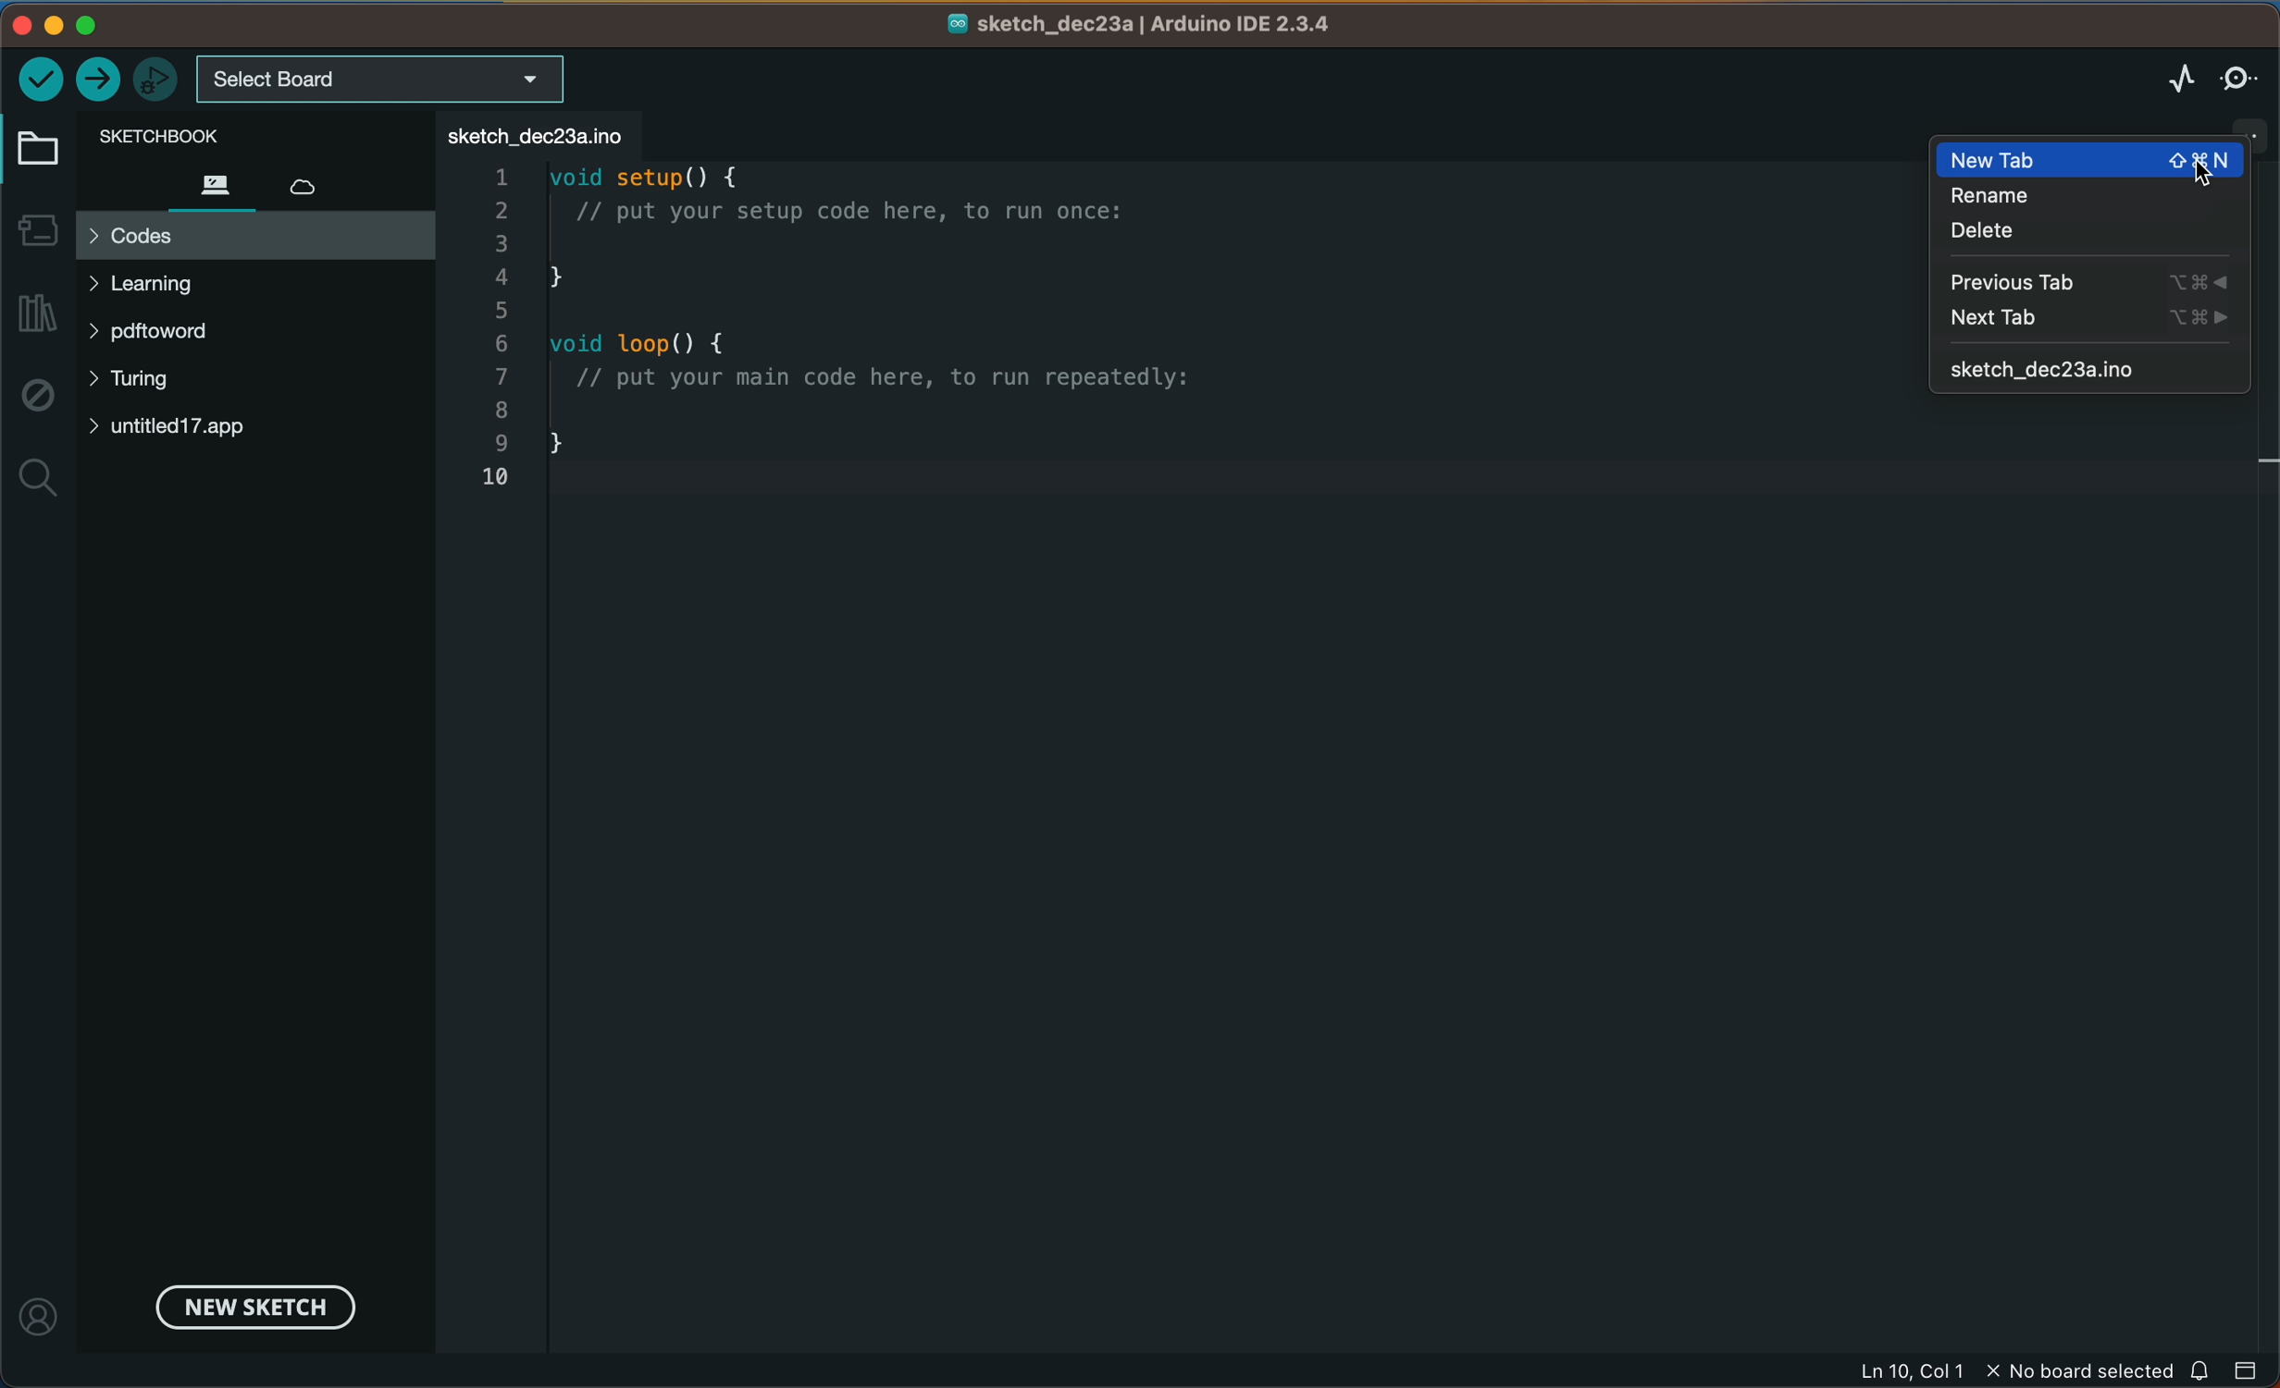 Image resolution: width=2280 pixels, height=1388 pixels. Describe the element at coordinates (2013, 1371) in the screenshot. I see `file information` at that location.